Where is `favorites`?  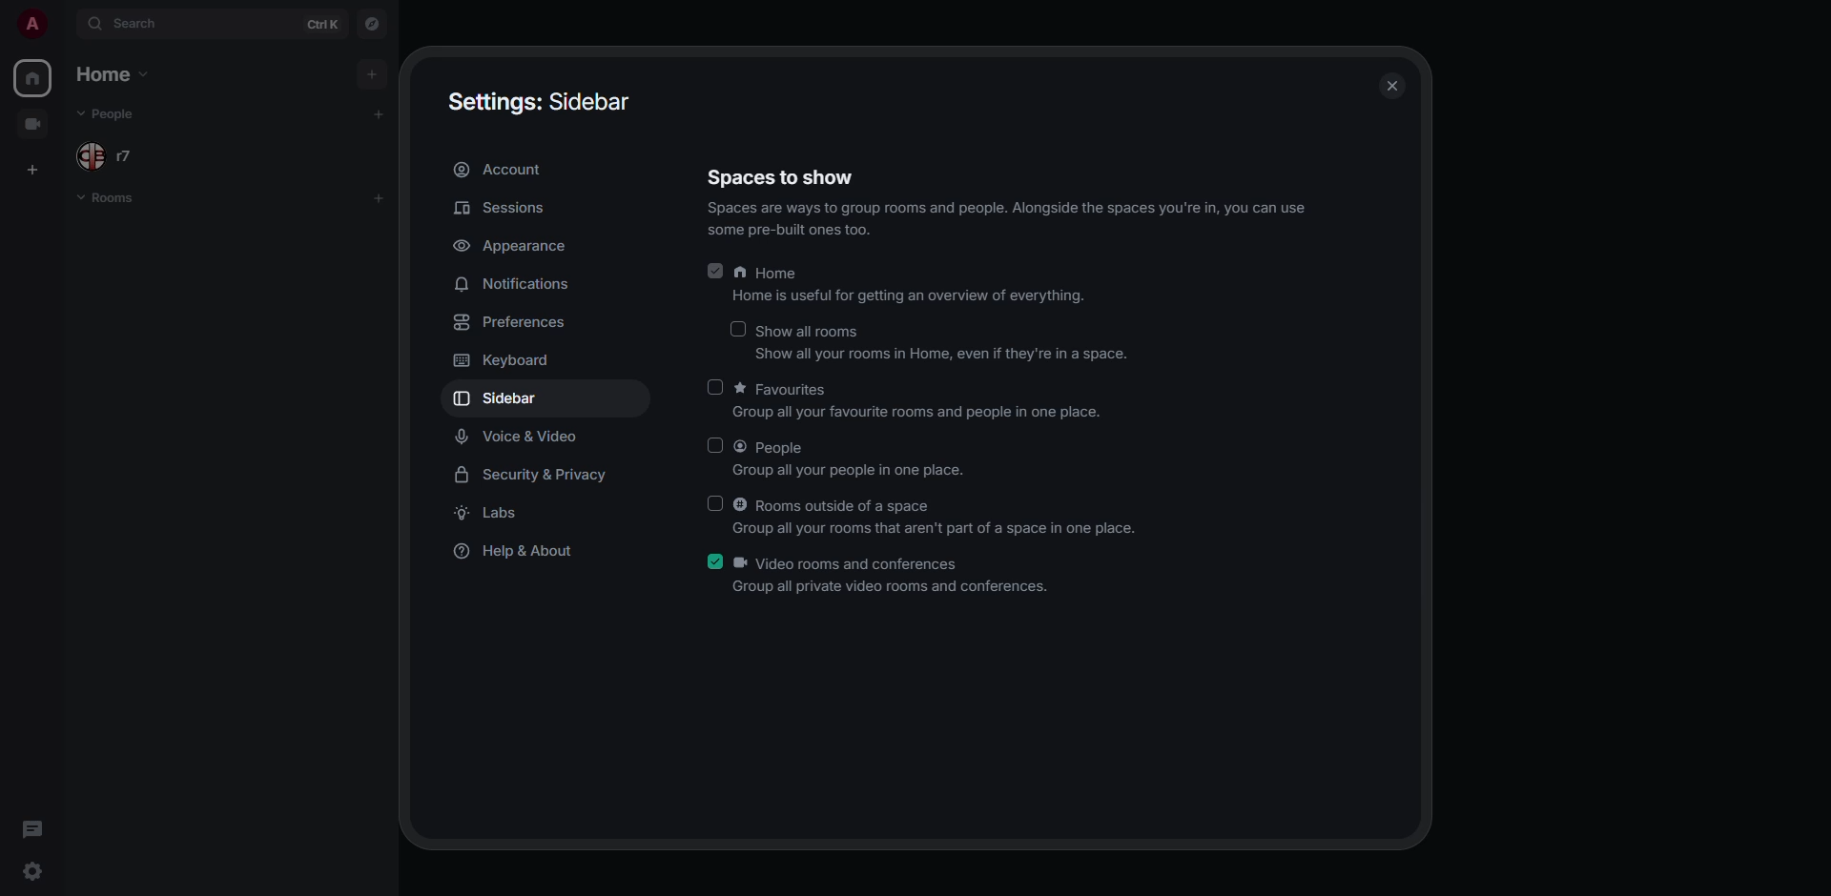
favorites is located at coordinates (918, 400).